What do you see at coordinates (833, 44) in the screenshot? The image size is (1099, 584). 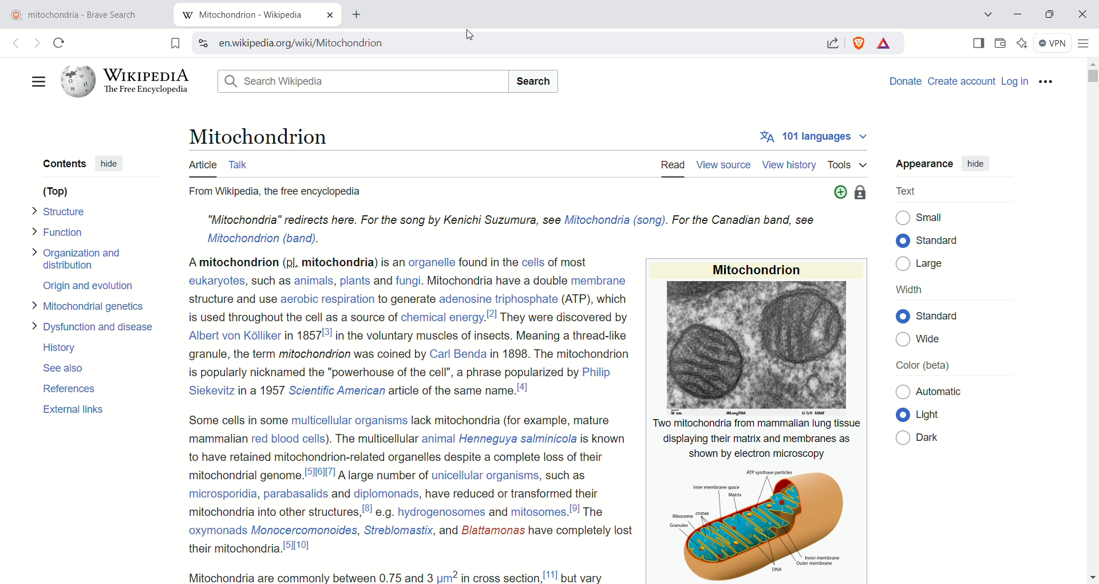 I see `share` at bounding box center [833, 44].